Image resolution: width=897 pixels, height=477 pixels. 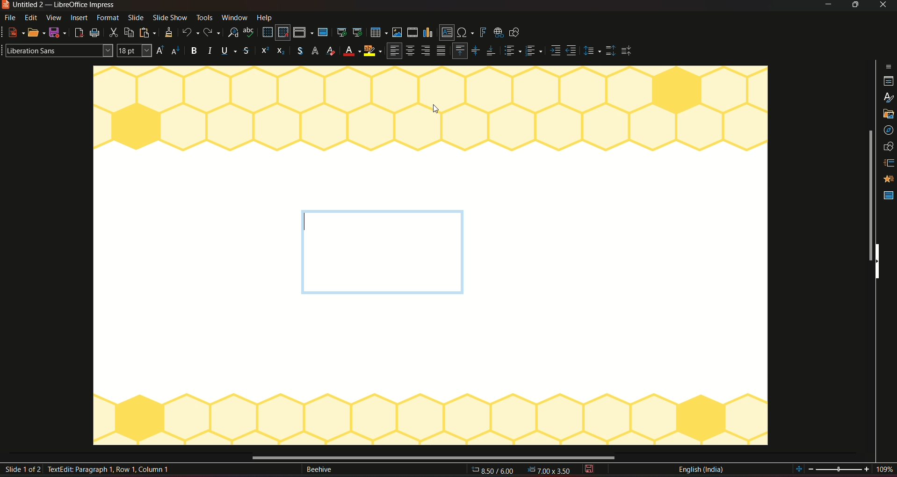 What do you see at coordinates (465, 31) in the screenshot?
I see `insert special character` at bounding box center [465, 31].